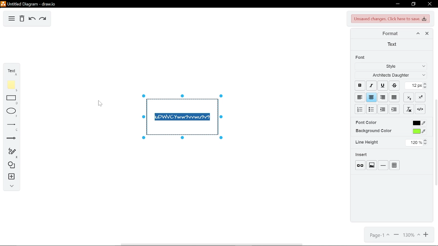 Image resolution: width=438 pixels, height=246 pixels. I want to click on 130%, so click(410, 236).